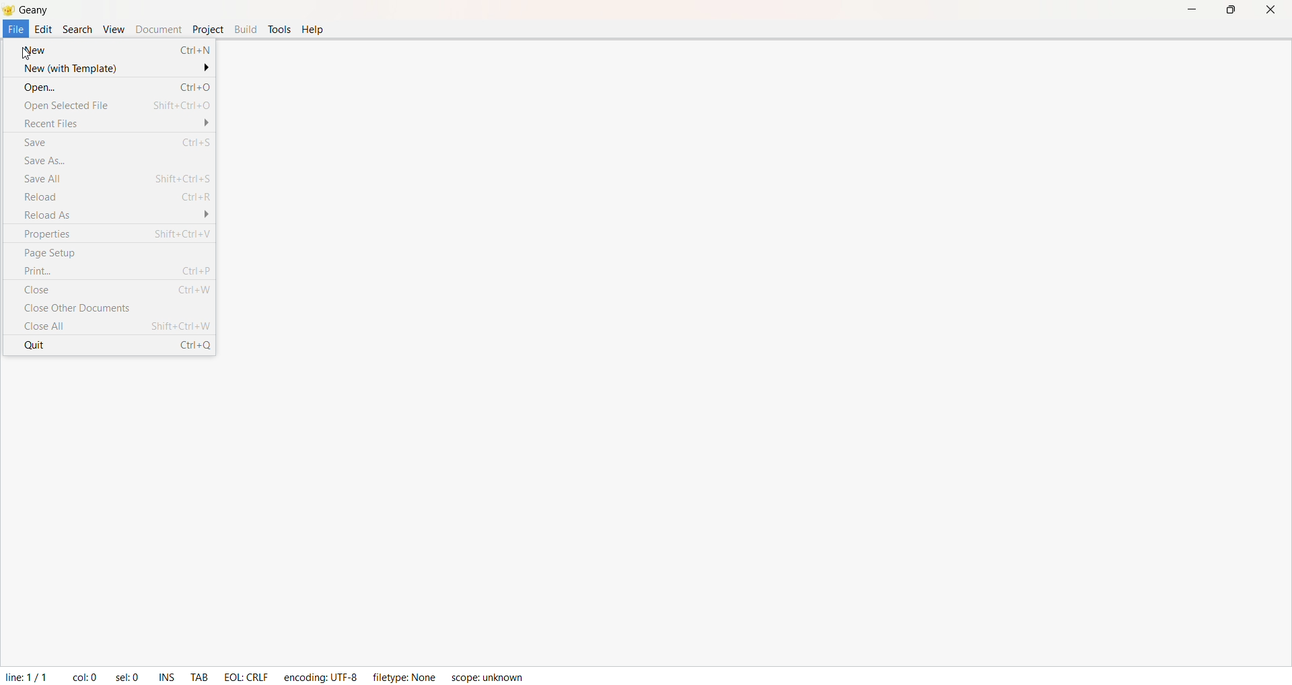  Describe the element at coordinates (116, 235) in the screenshot. I see `Properties` at that location.